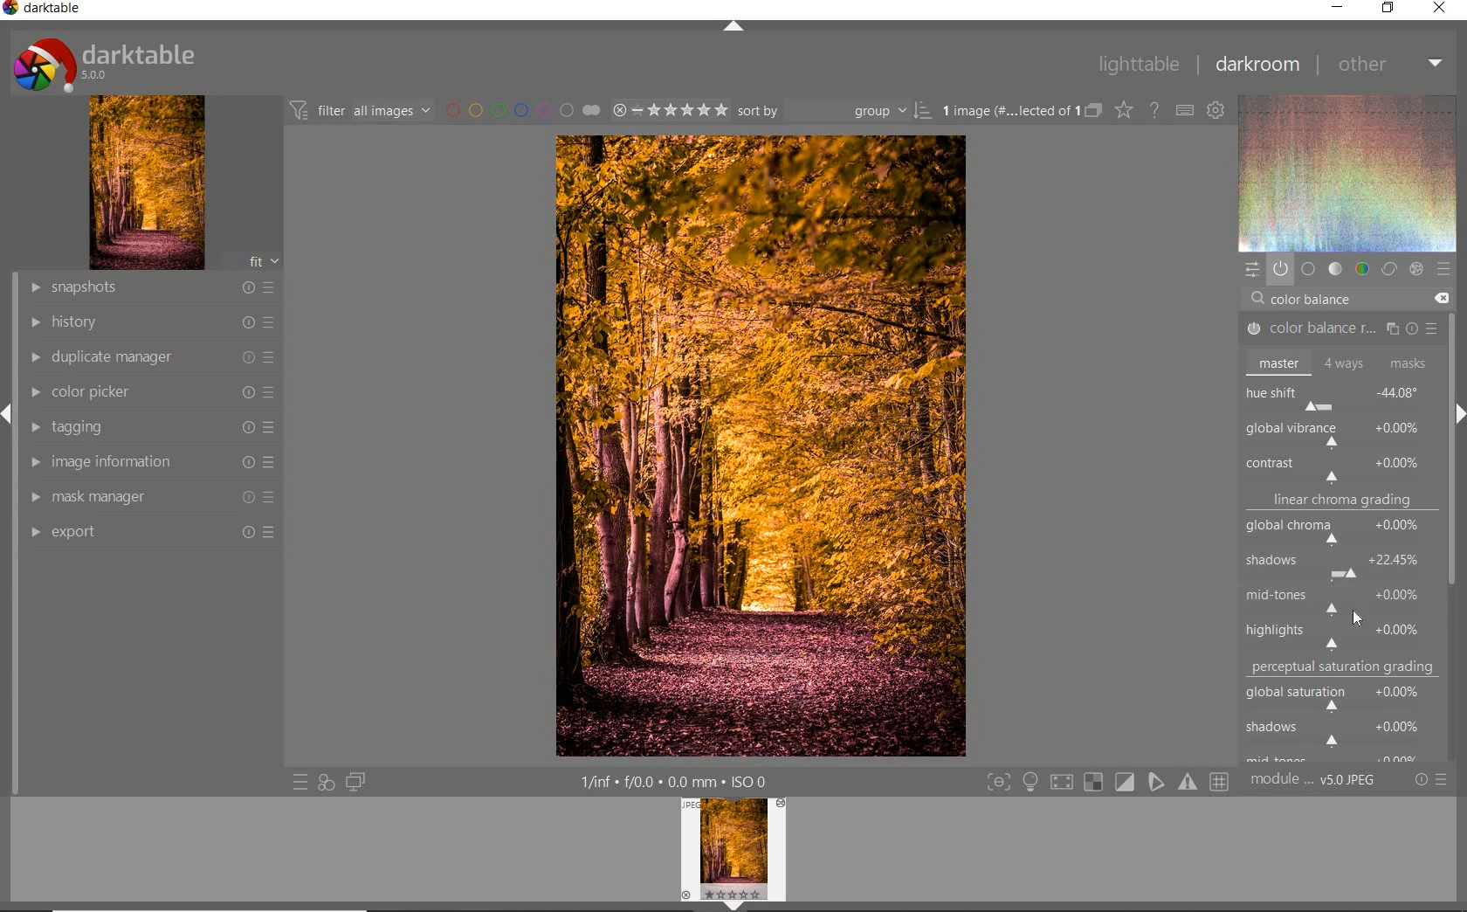  I want to click on highlights, so click(1345, 632).